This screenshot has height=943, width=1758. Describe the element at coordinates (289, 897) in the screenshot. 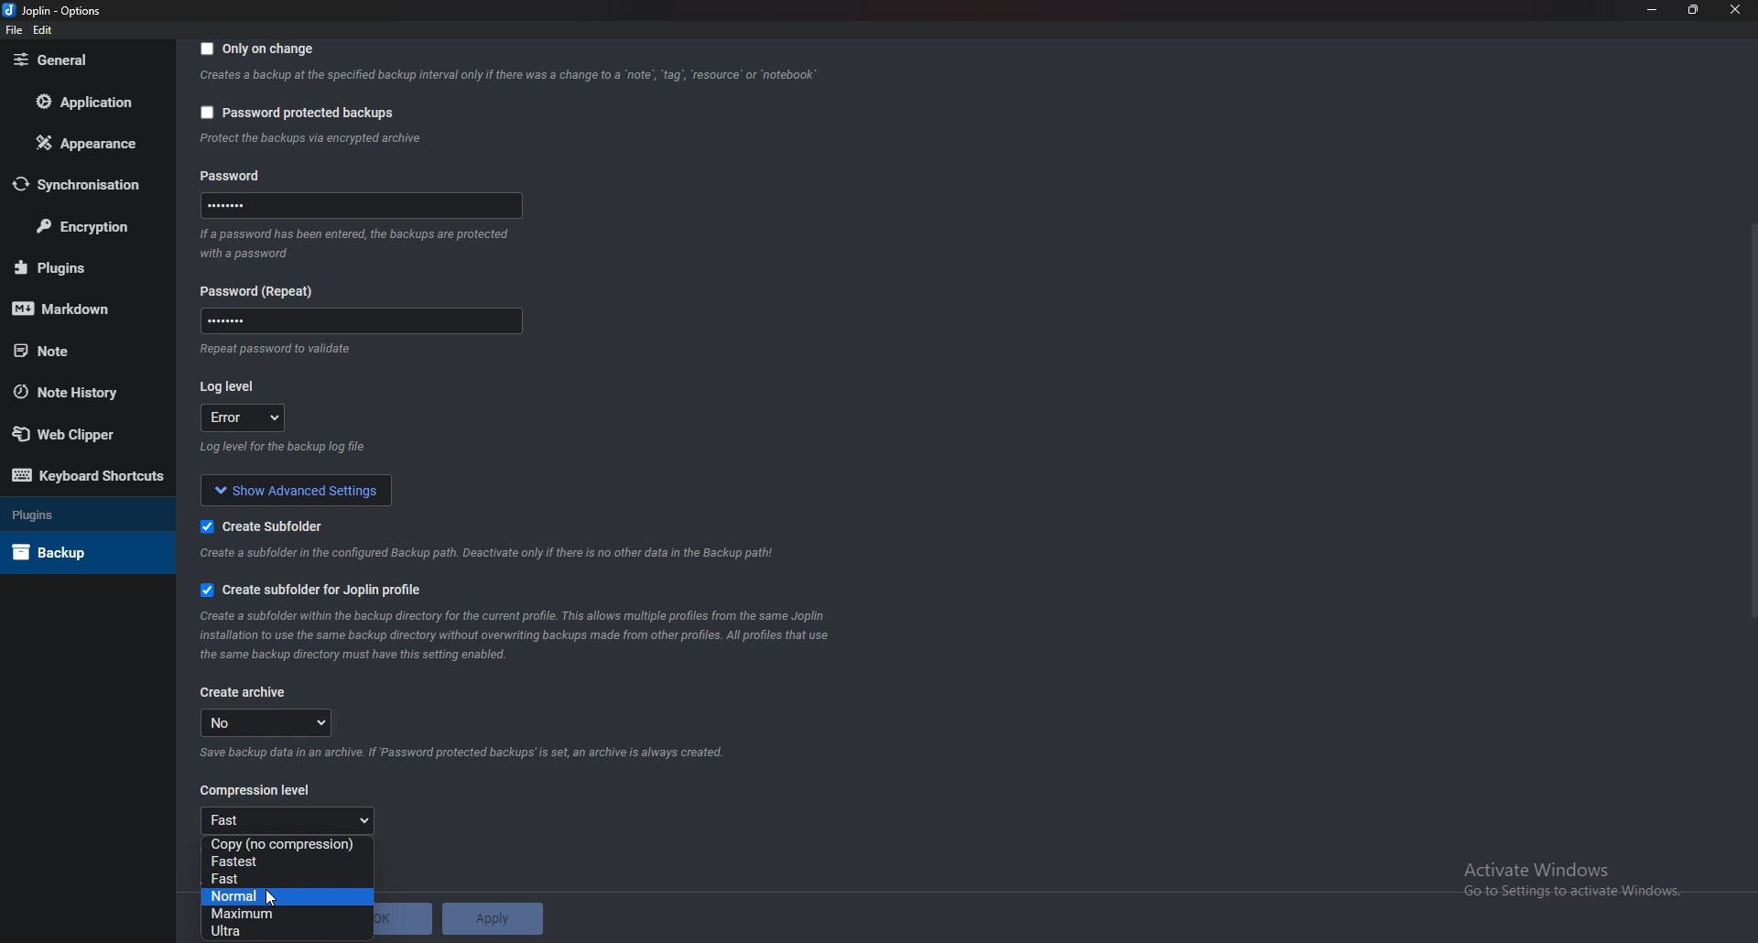

I see `Normal` at that location.